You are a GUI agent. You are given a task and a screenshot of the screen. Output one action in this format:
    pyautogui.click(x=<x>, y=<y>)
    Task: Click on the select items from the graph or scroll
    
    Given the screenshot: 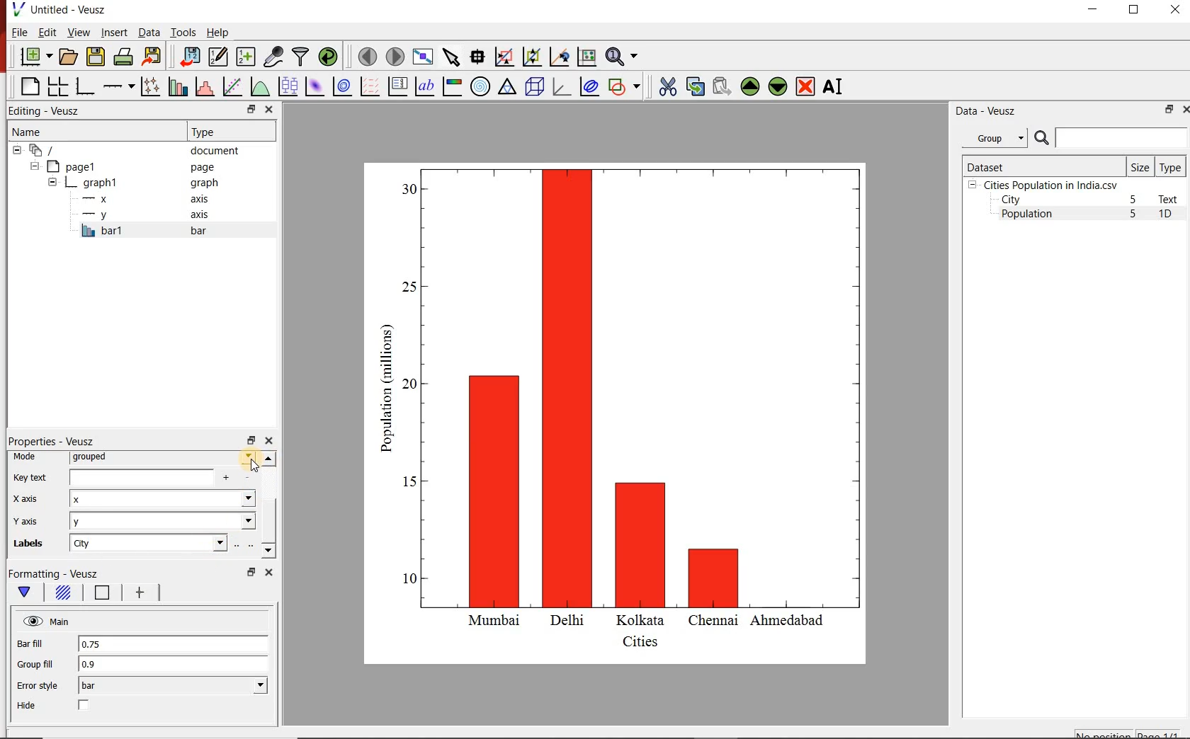 What is the action you would take?
    pyautogui.click(x=450, y=56)
    